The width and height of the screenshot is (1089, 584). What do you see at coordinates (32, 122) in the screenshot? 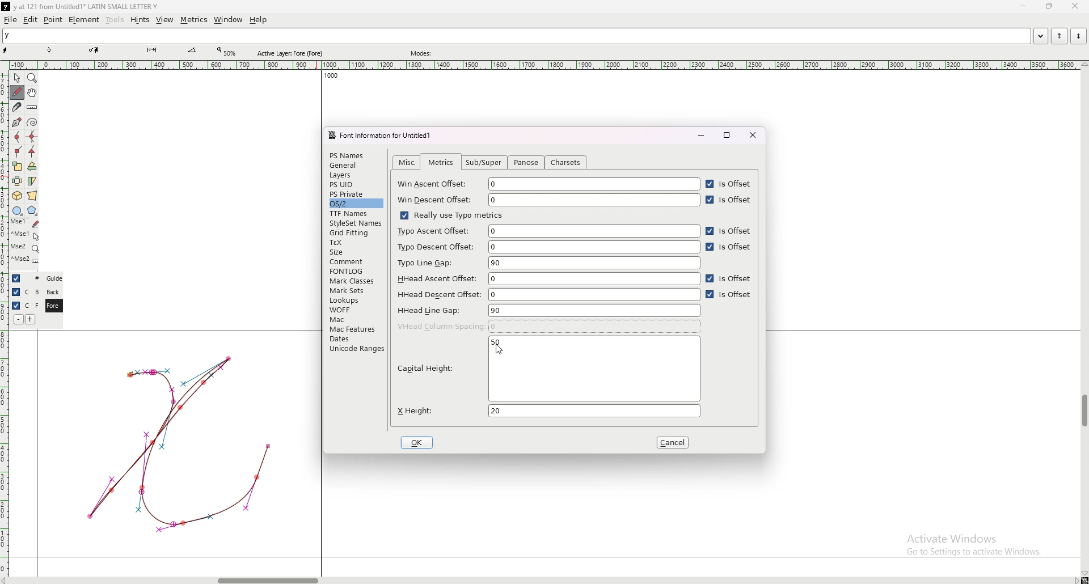
I see `change whether spiro is active or not` at bounding box center [32, 122].